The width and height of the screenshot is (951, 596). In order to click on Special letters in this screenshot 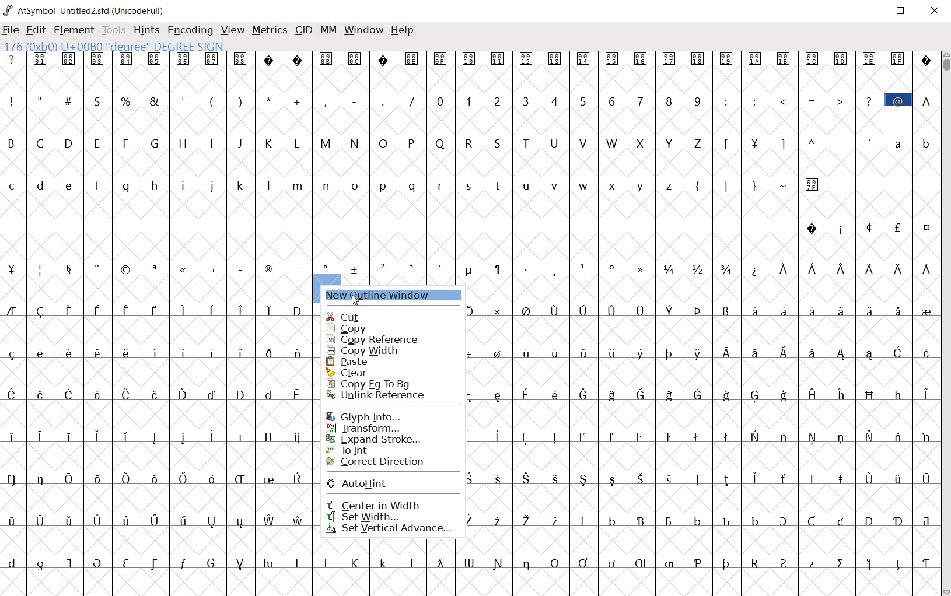, I will do `click(841, 269)`.